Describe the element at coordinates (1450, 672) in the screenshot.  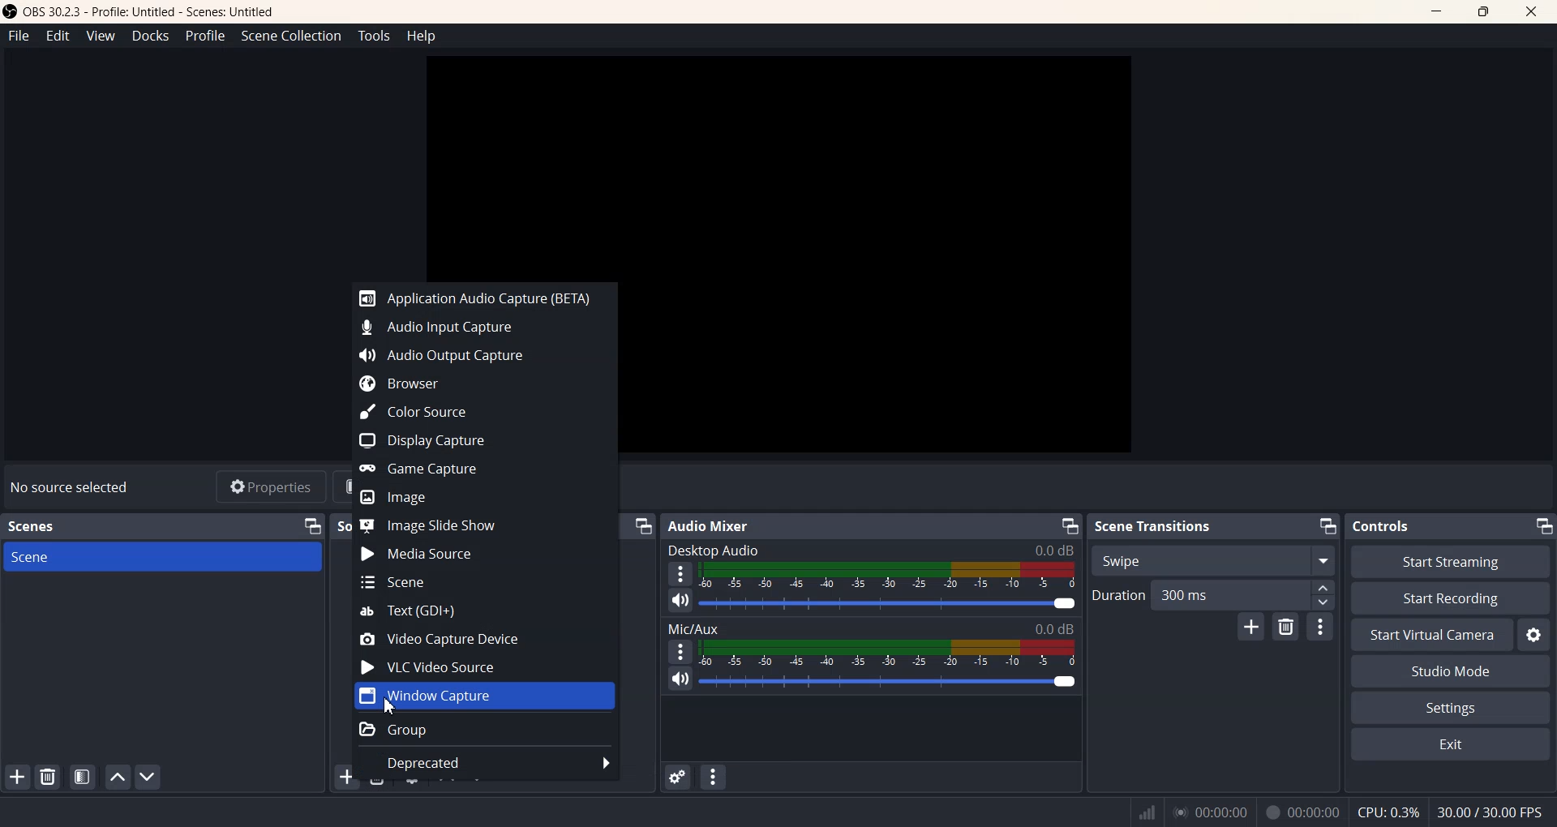
I see `Studio Mode` at that location.